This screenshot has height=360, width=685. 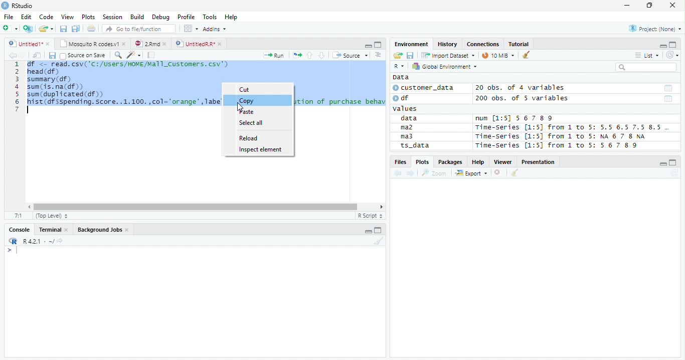 What do you see at coordinates (663, 164) in the screenshot?
I see `Minimize` at bounding box center [663, 164].